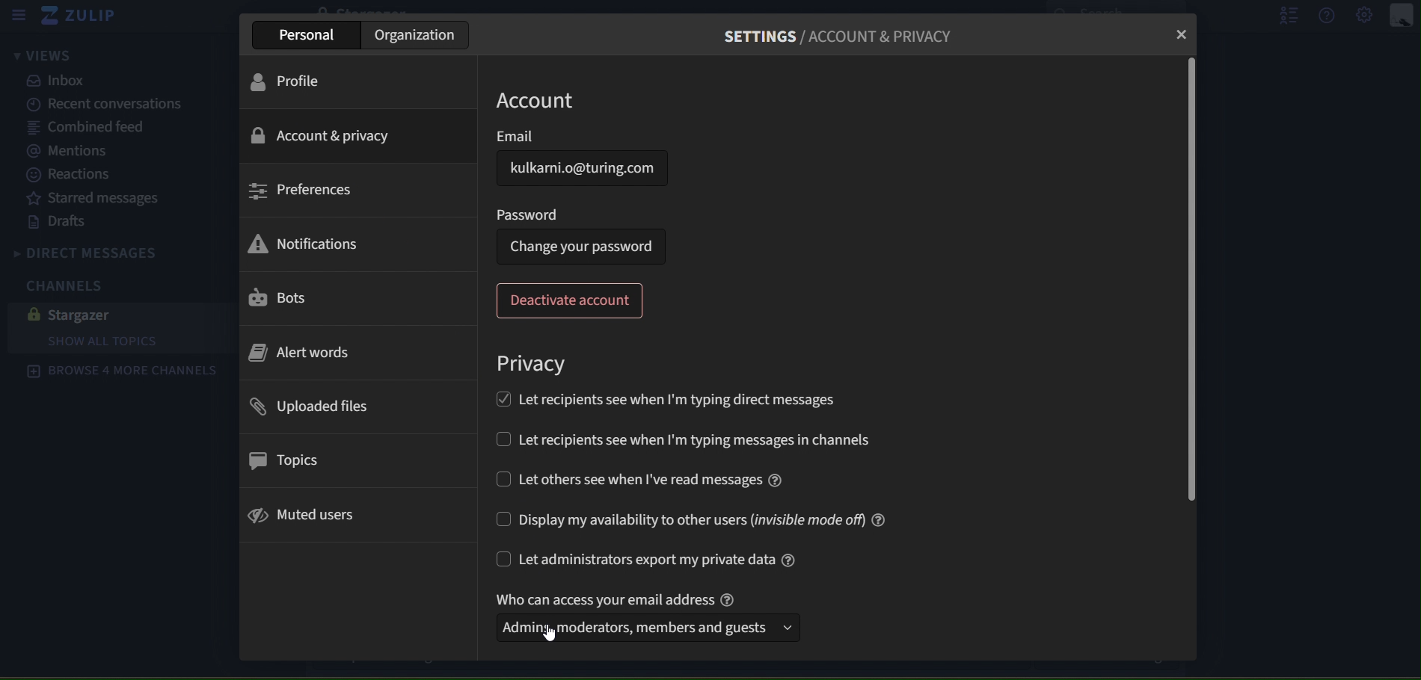  What do you see at coordinates (88, 129) in the screenshot?
I see `combined feed` at bounding box center [88, 129].